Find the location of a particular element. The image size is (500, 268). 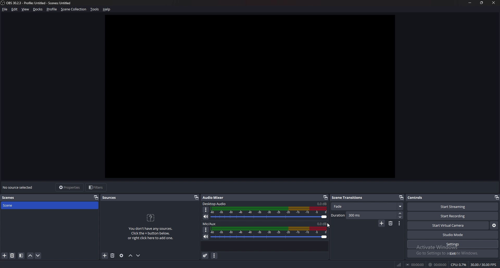

icon is located at coordinates (151, 217).